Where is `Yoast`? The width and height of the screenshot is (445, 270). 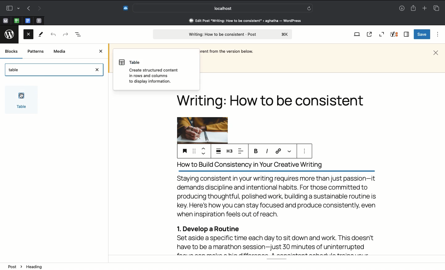
Yoast is located at coordinates (395, 35).